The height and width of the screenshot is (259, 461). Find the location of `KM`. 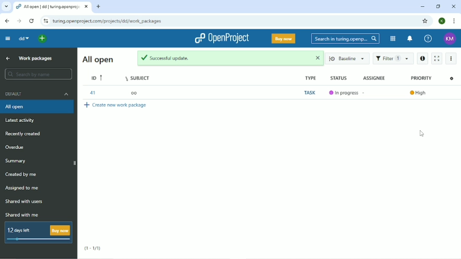

KM is located at coordinates (450, 39).